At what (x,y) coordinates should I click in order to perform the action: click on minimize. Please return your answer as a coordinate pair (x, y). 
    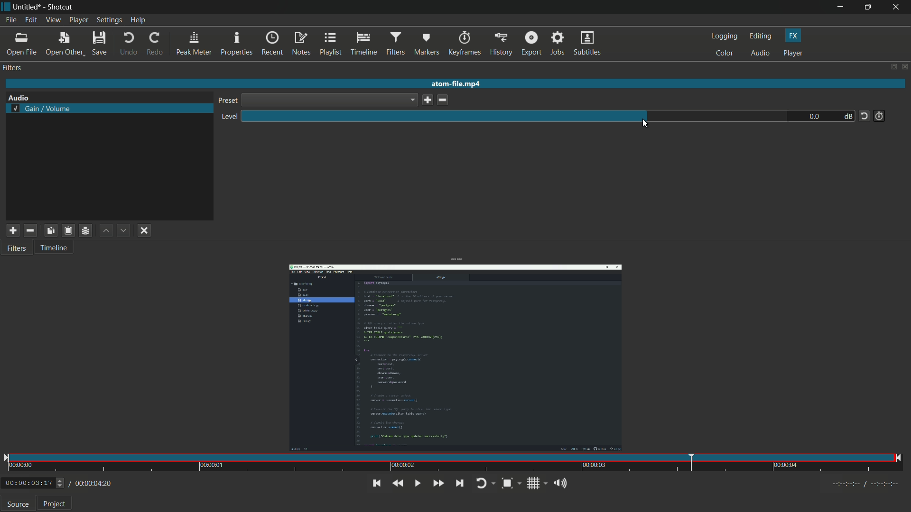
    Looking at the image, I should click on (839, 7).